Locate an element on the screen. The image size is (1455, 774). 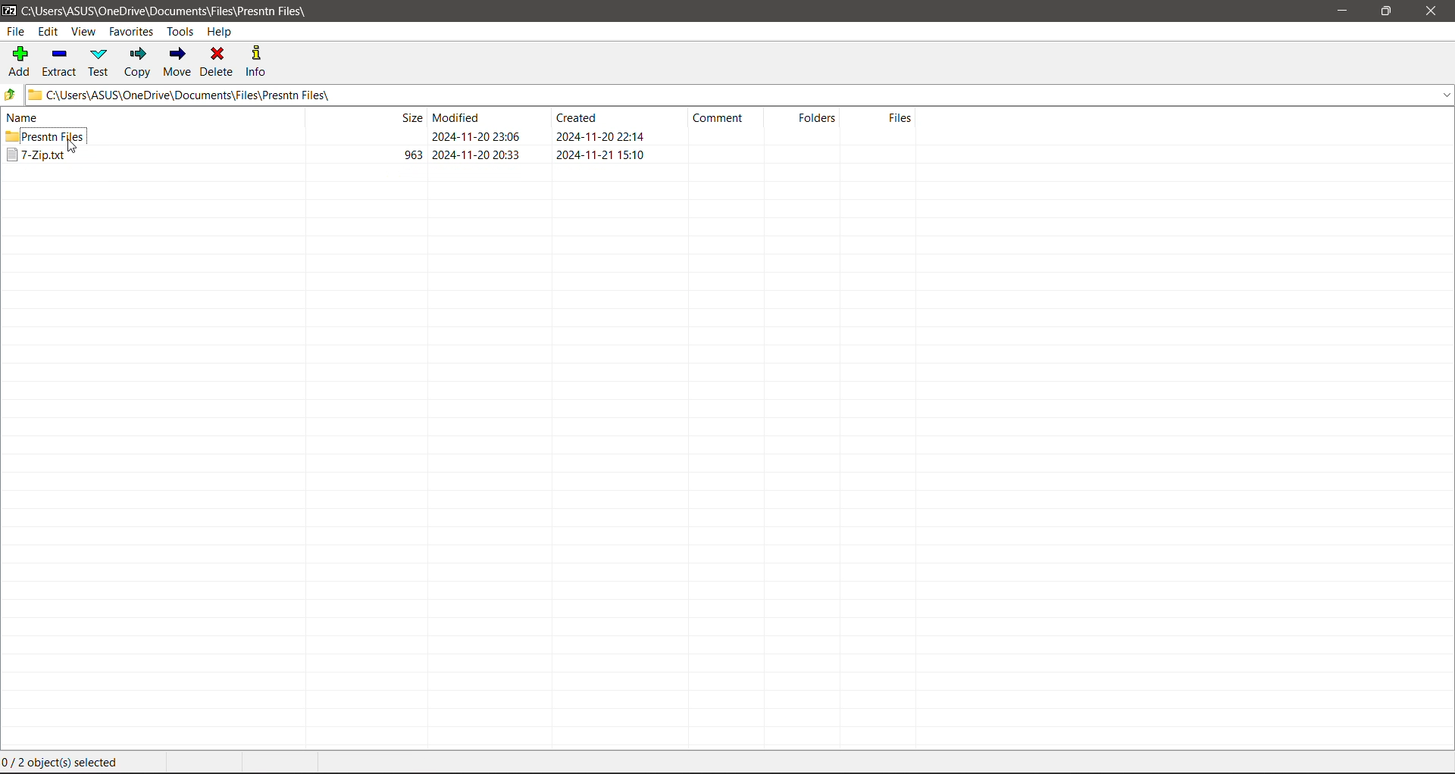
Crested is located at coordinates (578, 114).